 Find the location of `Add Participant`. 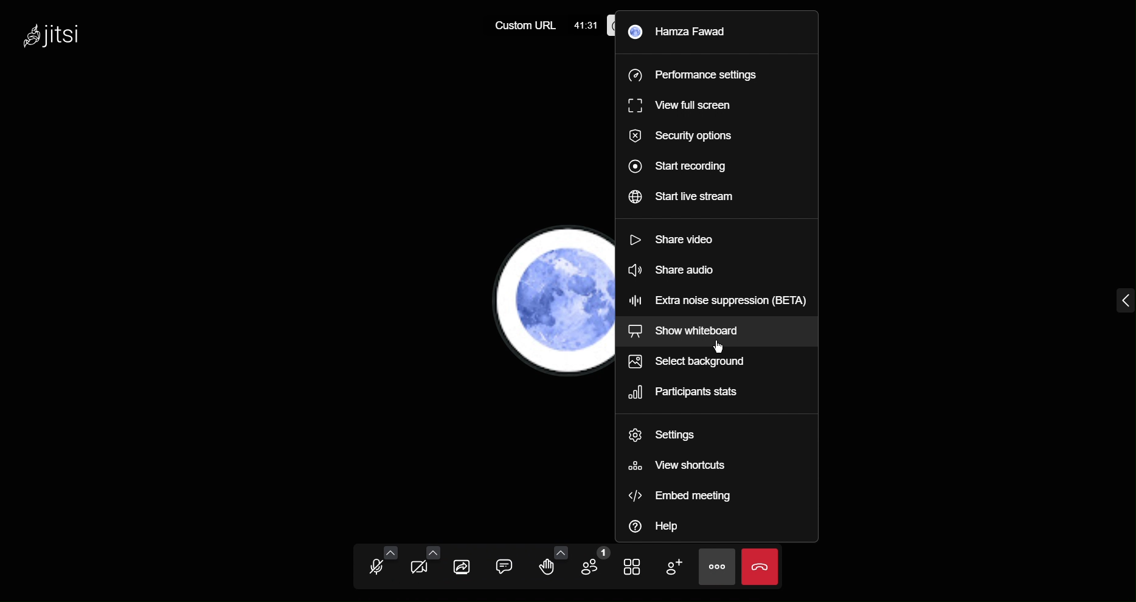

Add Participant is located at coordinates (678, 566).